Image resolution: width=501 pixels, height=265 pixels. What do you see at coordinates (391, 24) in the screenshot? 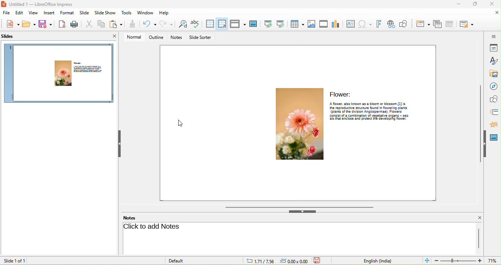
I see `hyperlink` at bounding box center [391, 24].